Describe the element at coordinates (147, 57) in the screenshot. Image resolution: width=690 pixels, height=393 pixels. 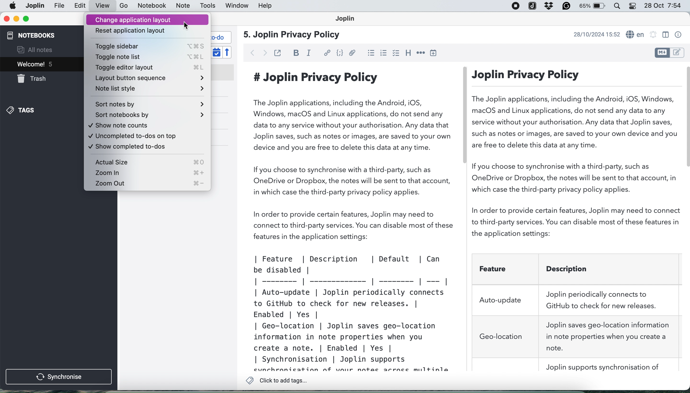
I see `Toggle note list` at that location.